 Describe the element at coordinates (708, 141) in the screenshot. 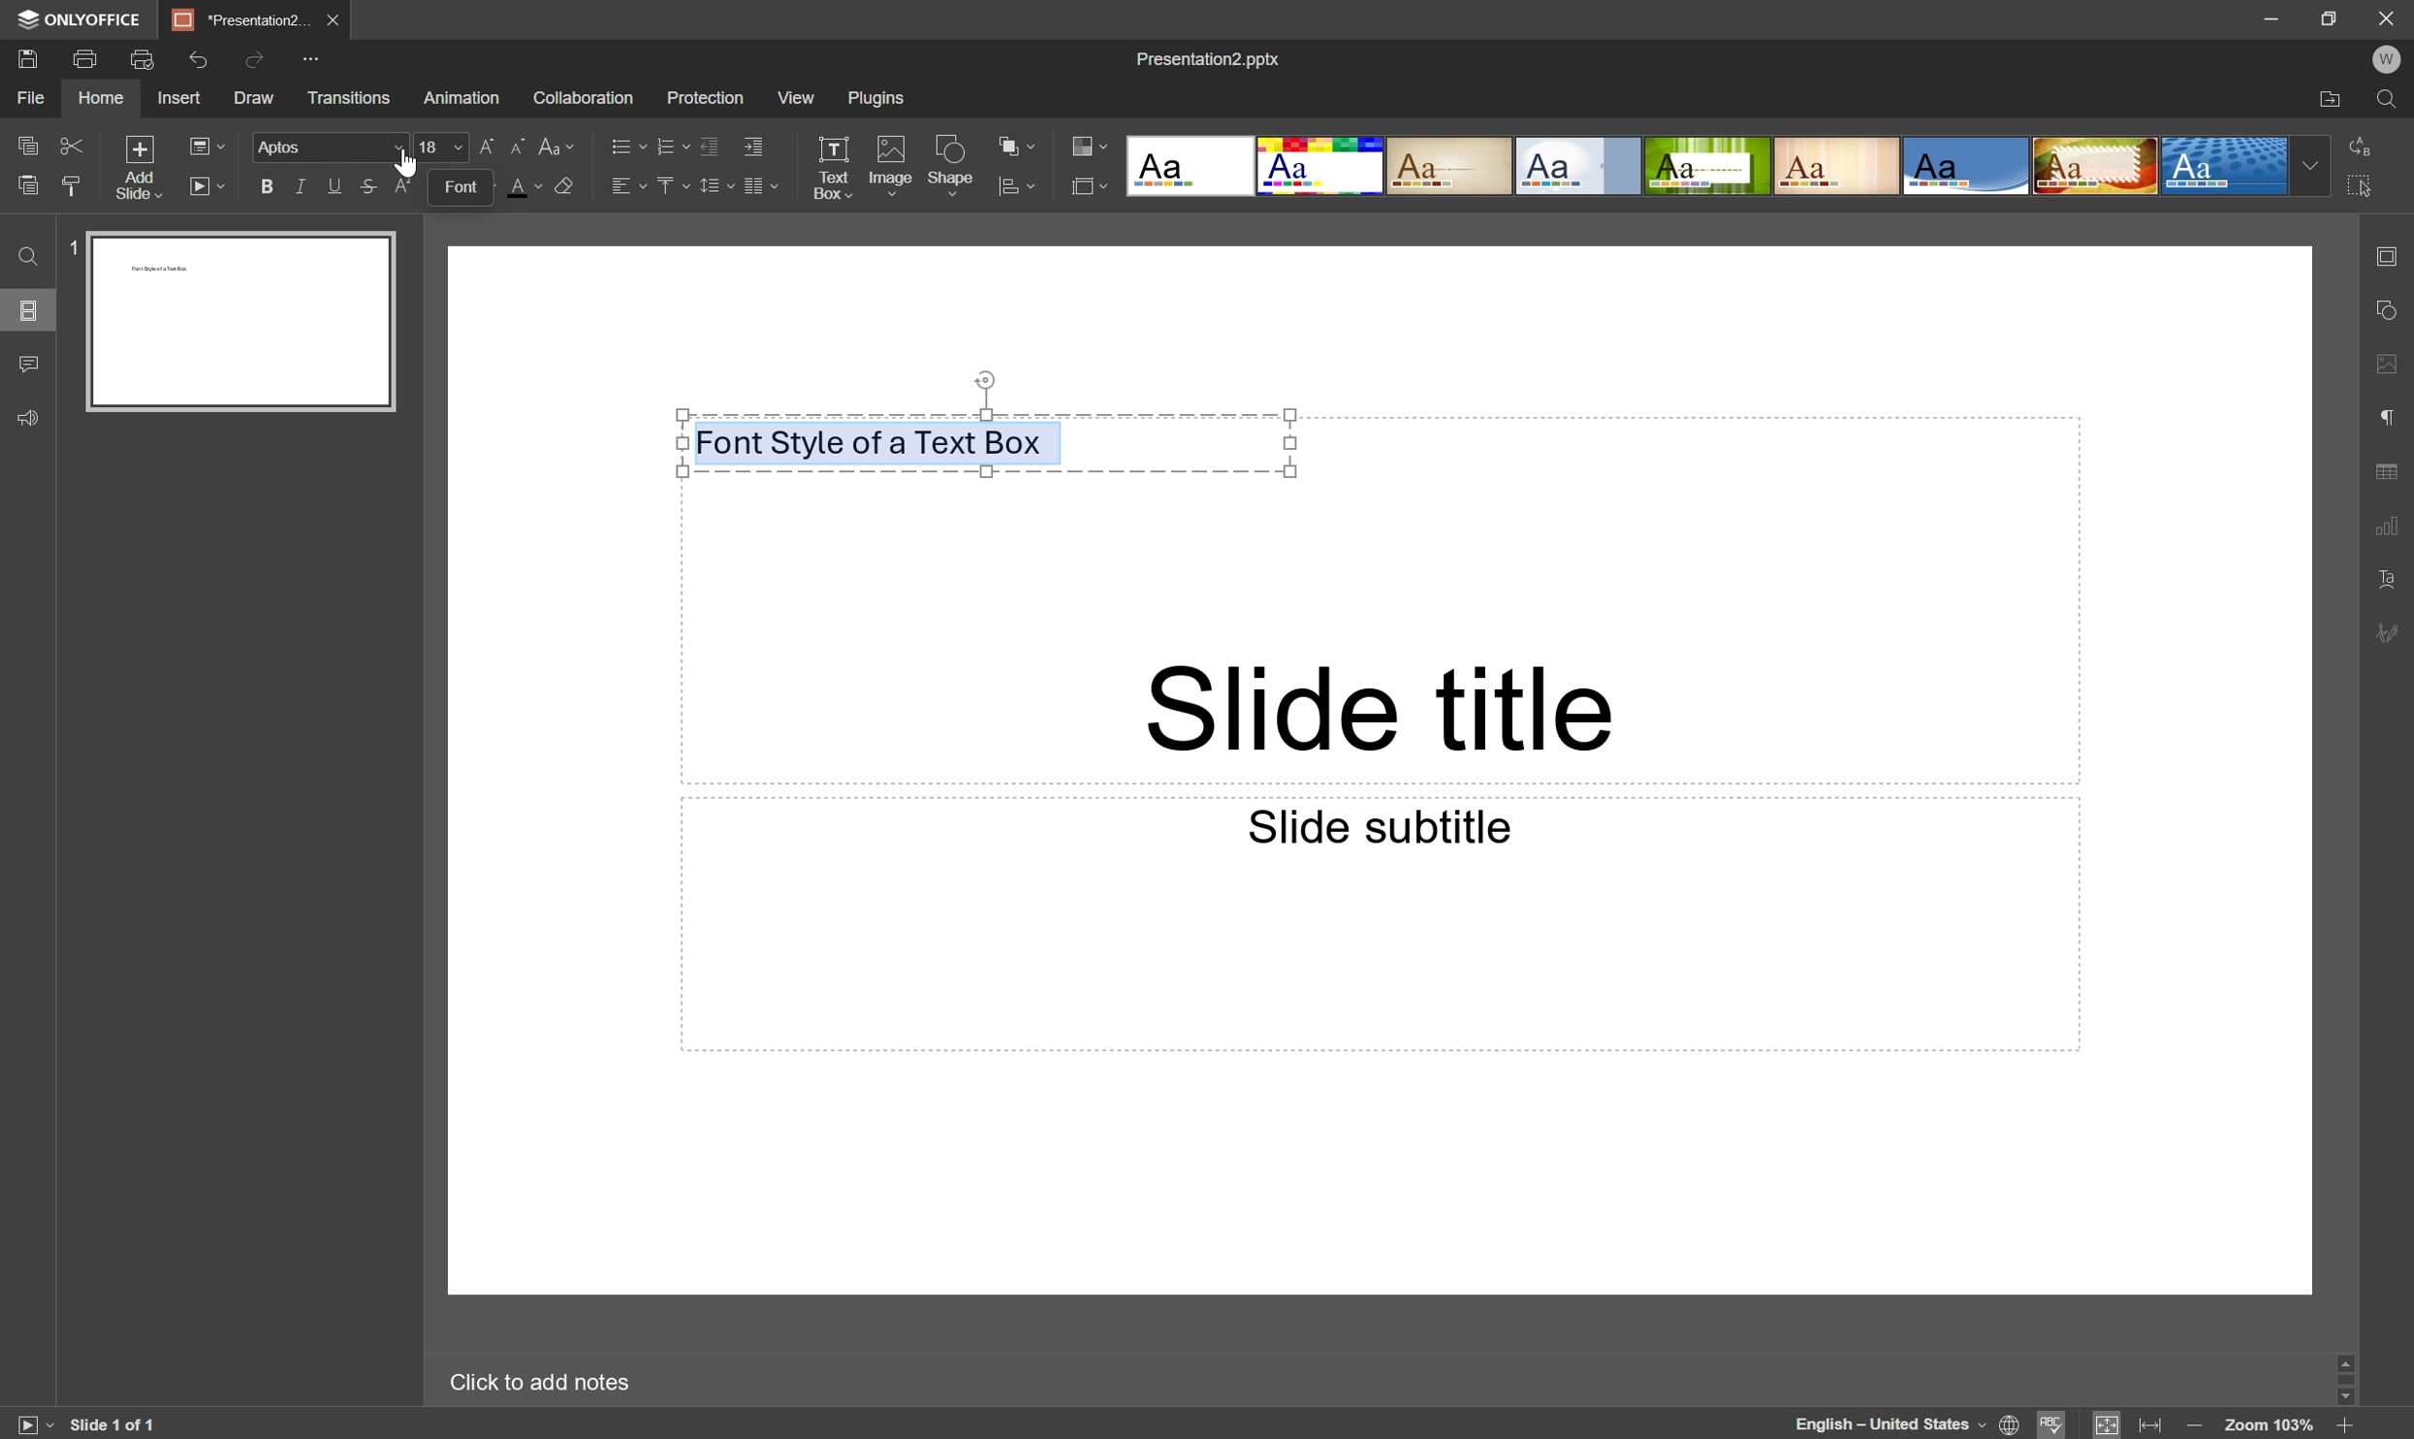

I see `Decrease indent` at that location.